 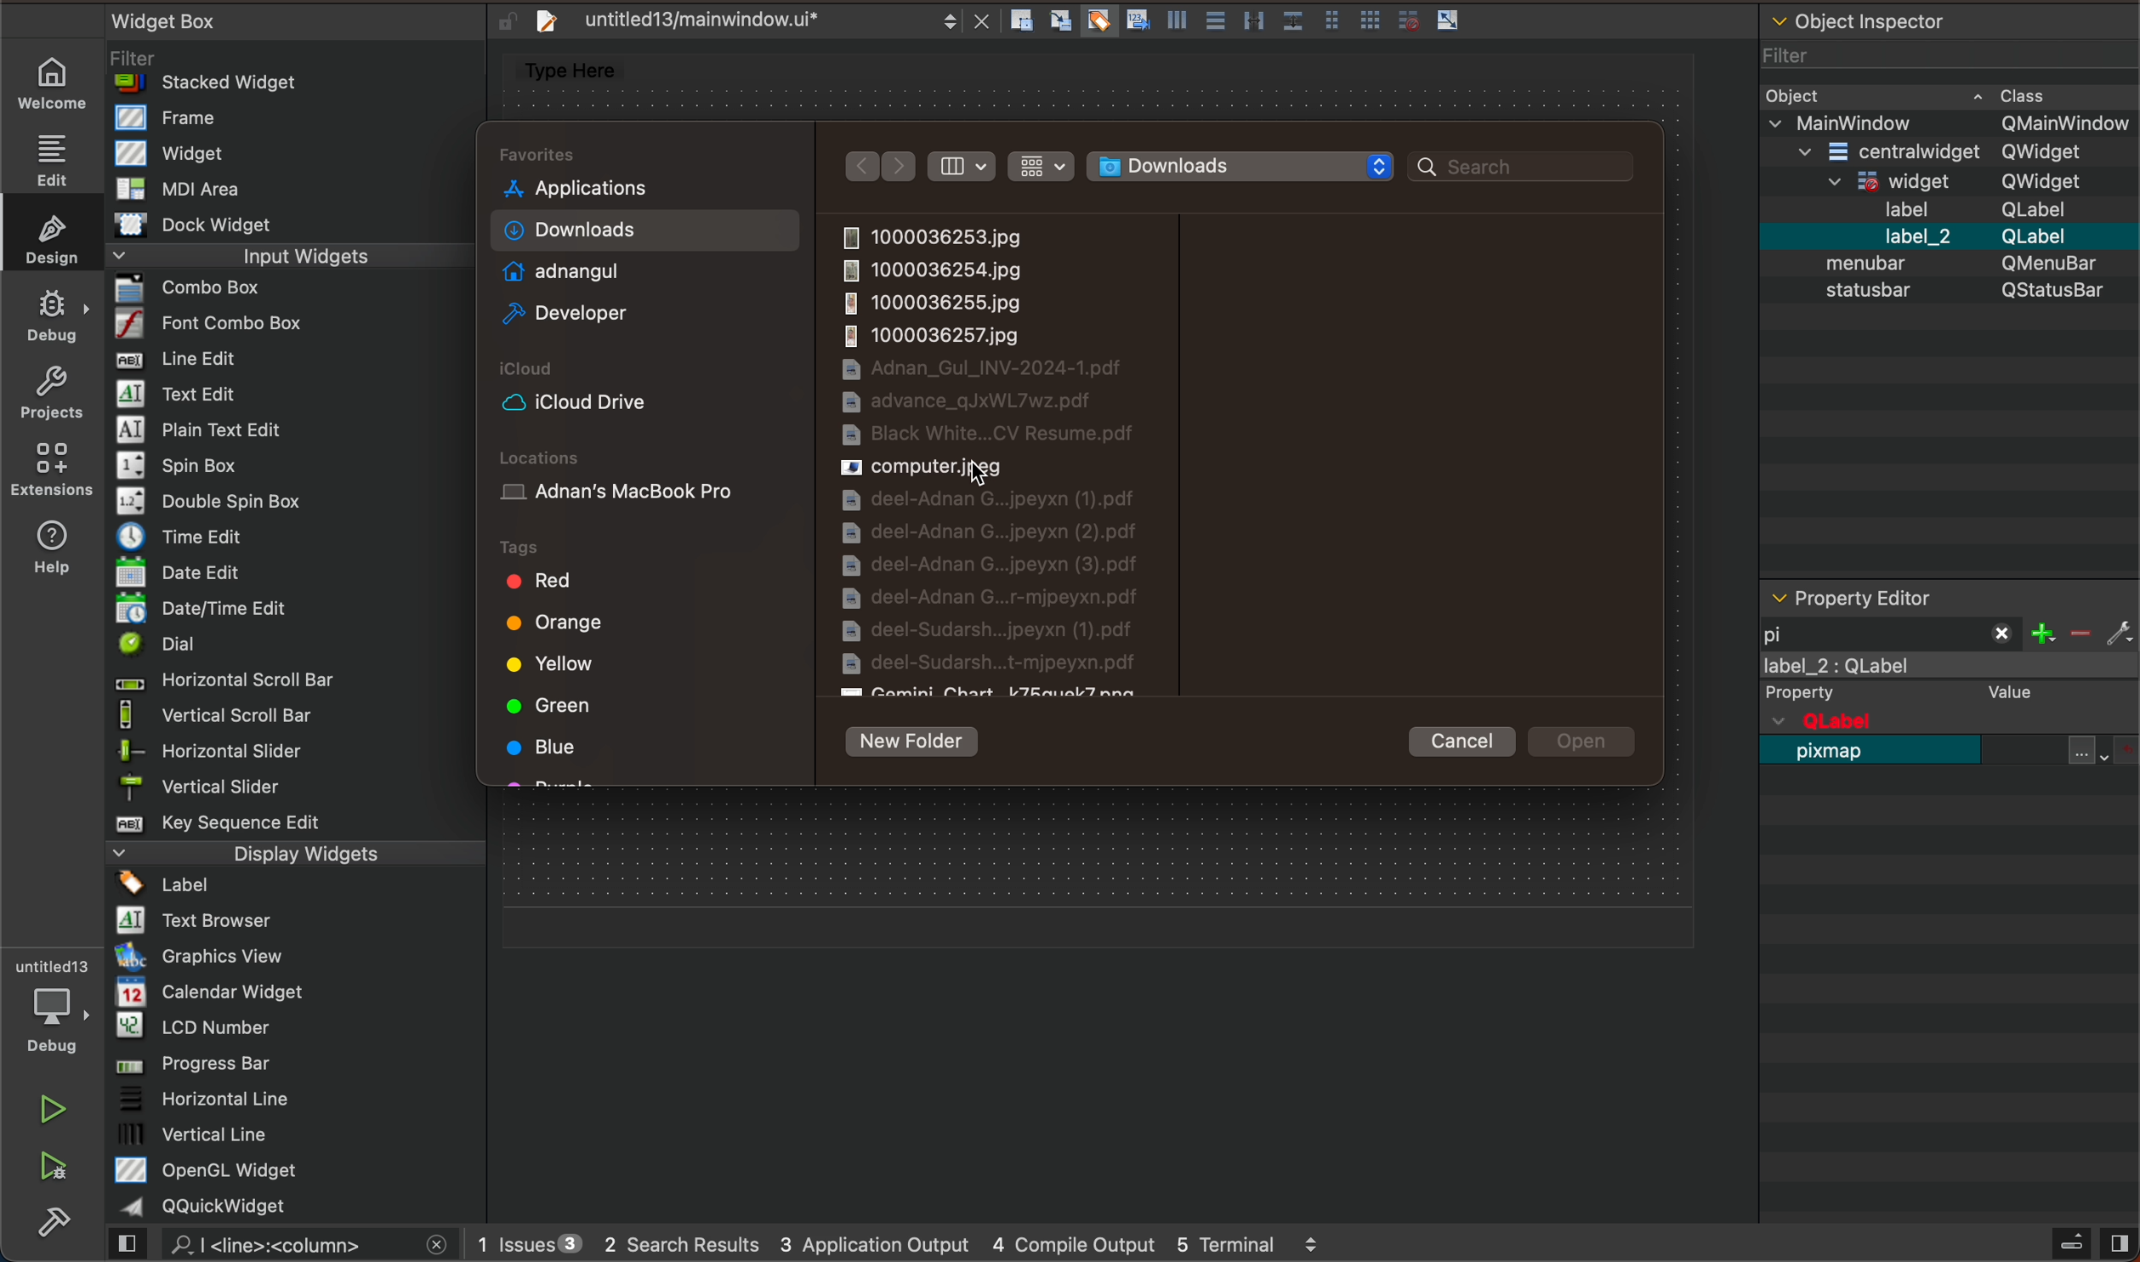 I want to click on file and resources select, so click(x=2106, y=749).